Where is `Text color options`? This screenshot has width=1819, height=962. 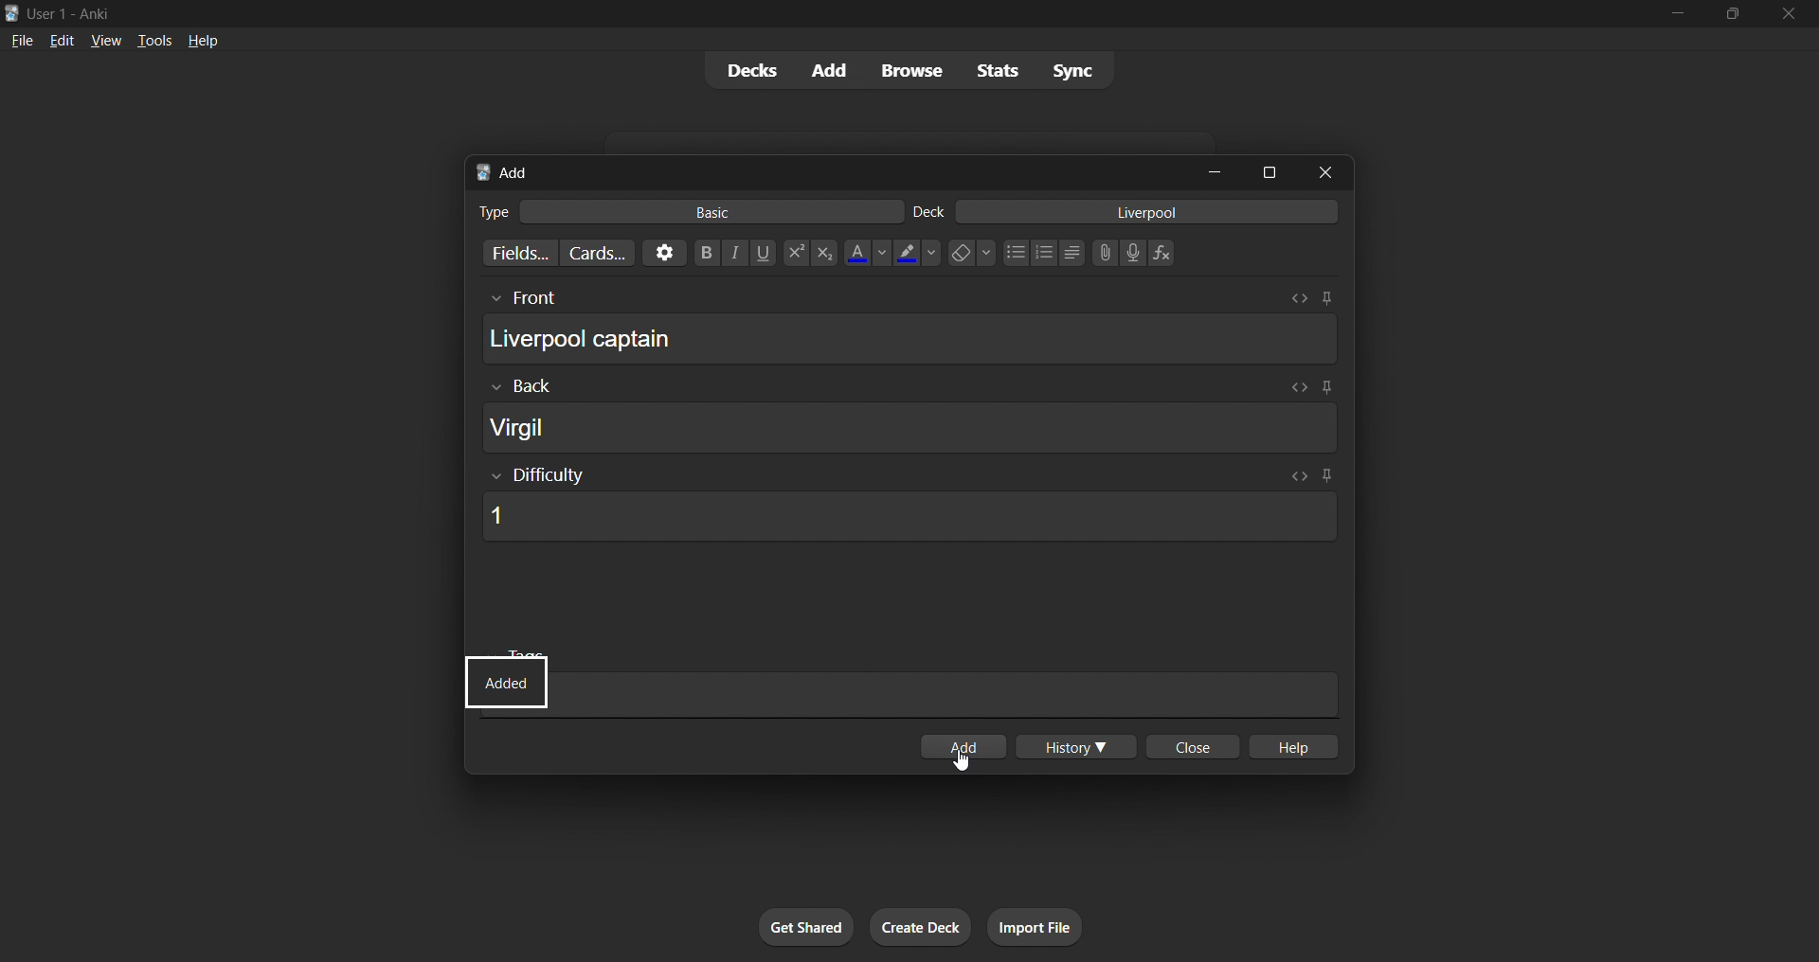 Text color options is located at coordinates (866, 253).